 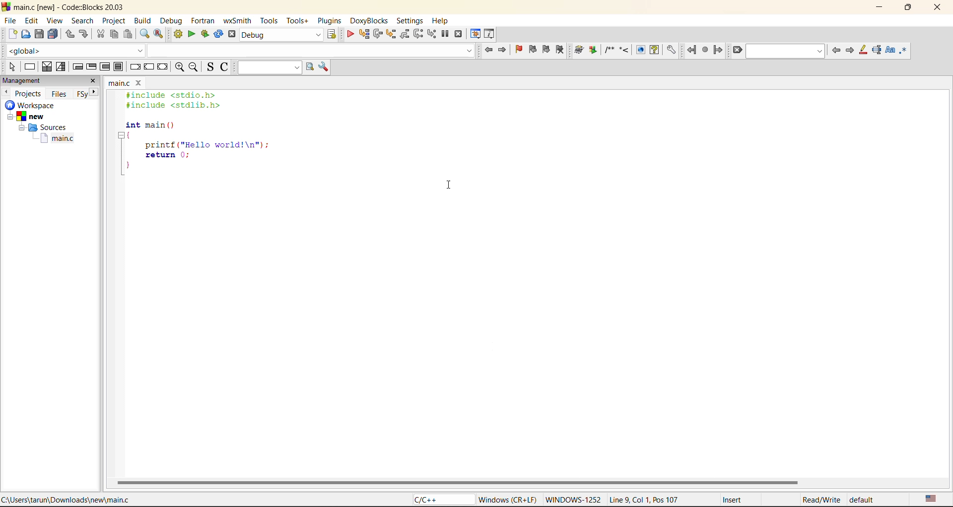 What do you see at coordinates (490, 33) in the screenshot?
I see `various info` at bounding box center [490, 33].